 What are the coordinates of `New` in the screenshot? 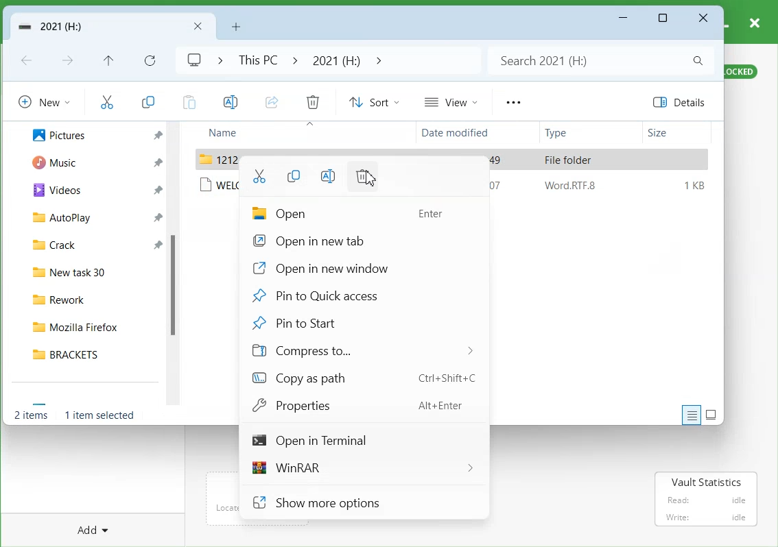 It's located at (44, 101).